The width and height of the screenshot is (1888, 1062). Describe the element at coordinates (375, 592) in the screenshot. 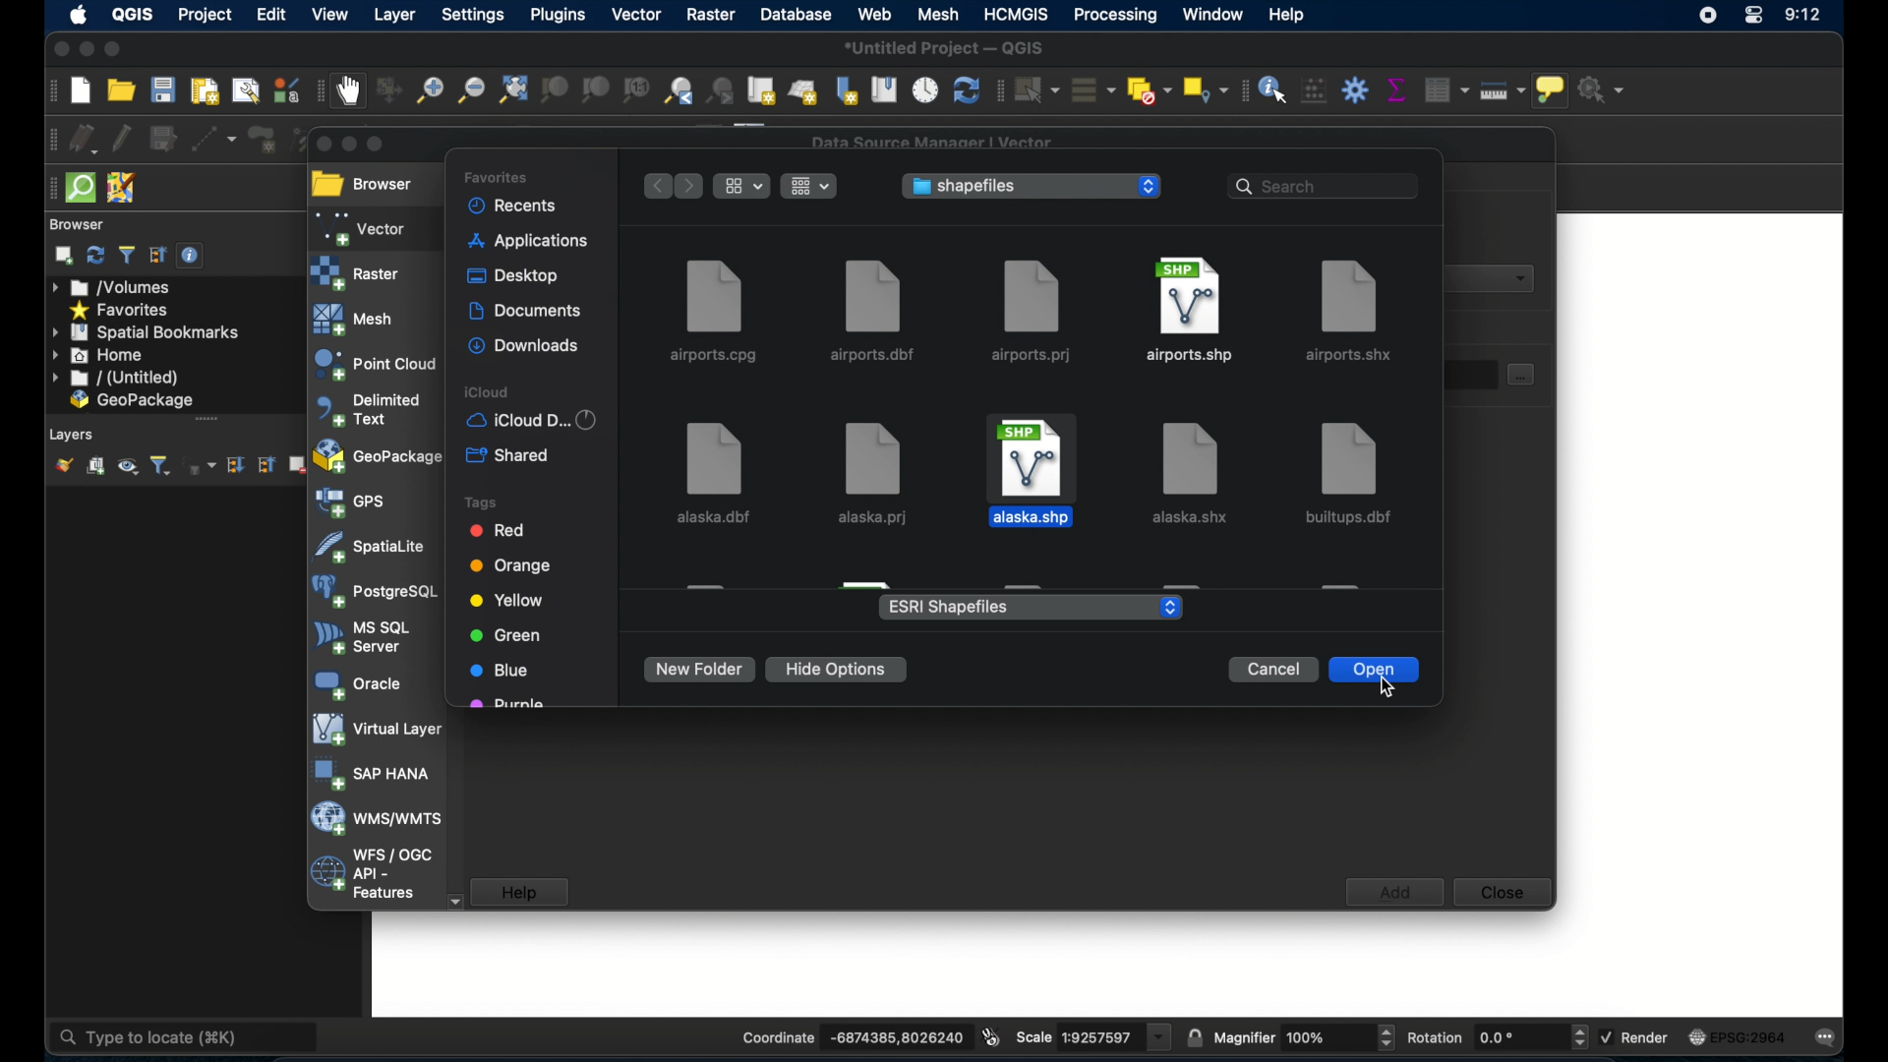

I see `postgresql` at that location.